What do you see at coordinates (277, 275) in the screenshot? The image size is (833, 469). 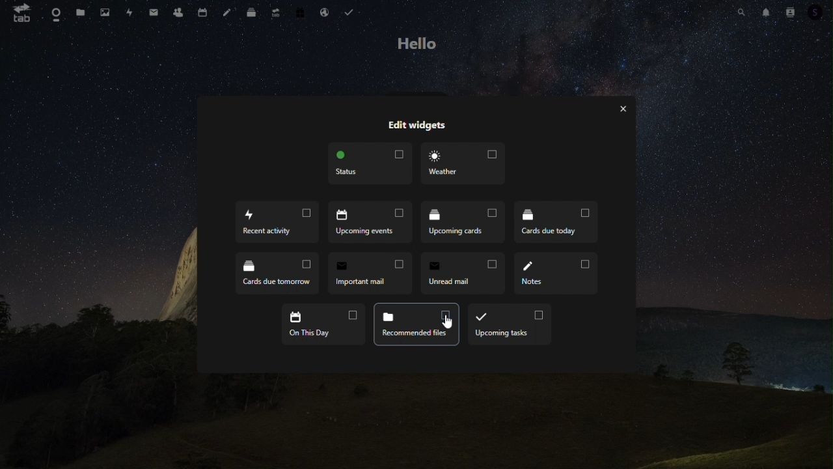 I see `cards due tomorrow` at bounding box center [277, 275].